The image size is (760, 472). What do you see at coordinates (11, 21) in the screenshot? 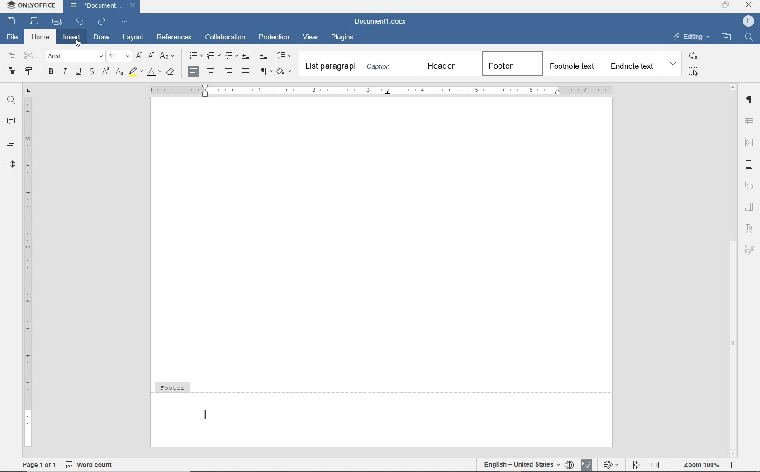
I see `save` at bounding box center [11, 21].